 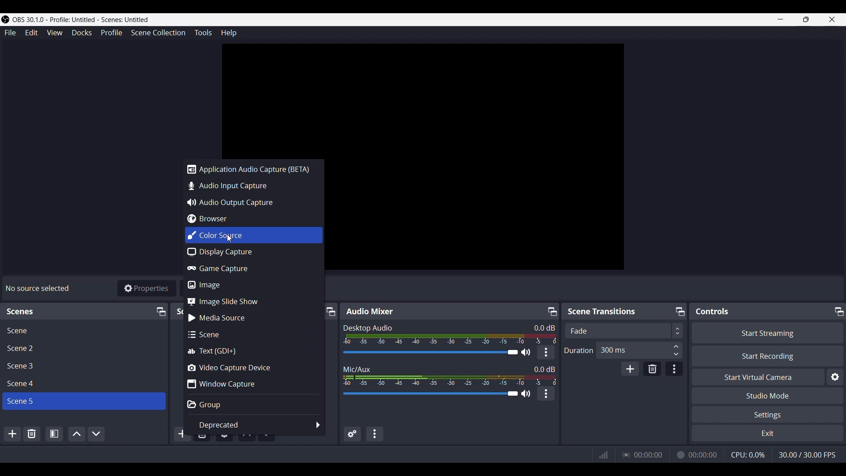 I want to click on Text, so click(x=360, y=368).